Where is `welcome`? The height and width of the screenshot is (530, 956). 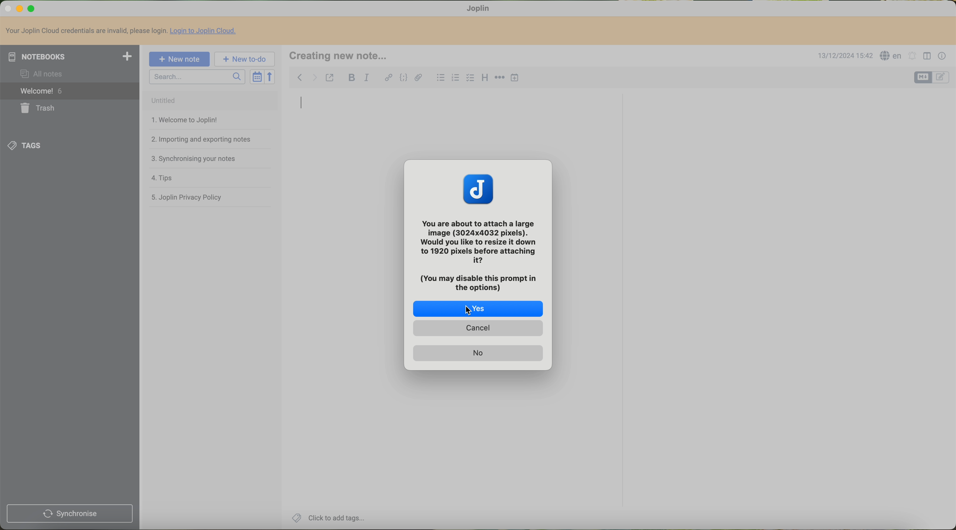 welcome is located at coordinates (70, 91).